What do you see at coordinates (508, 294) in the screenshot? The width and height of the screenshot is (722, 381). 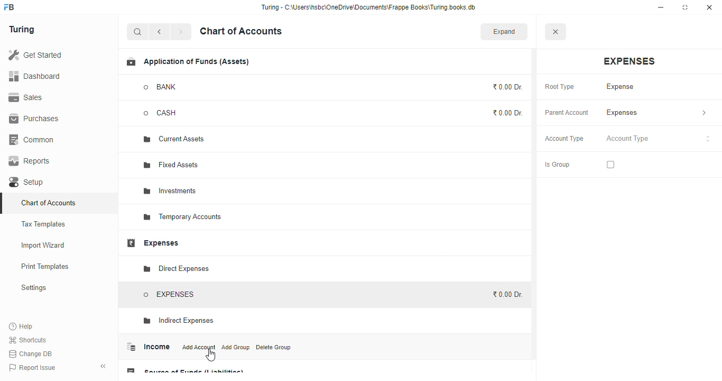 I see `₹0.00 Dr.` at bounding box center [508, 294].